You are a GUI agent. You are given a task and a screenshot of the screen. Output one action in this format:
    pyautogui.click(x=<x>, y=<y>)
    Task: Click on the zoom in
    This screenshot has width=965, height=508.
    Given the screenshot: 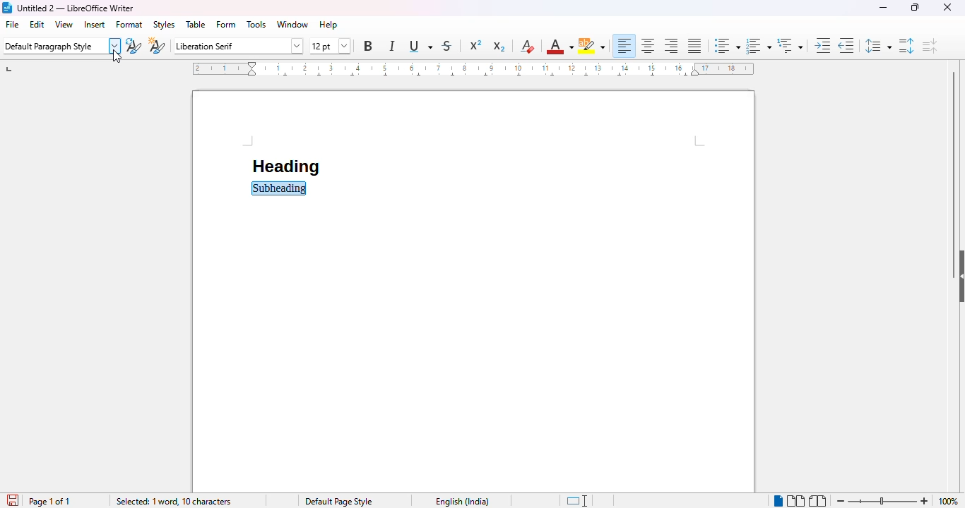 What is the action you would take?
    pyautogui.click(x=924, y=501)
    